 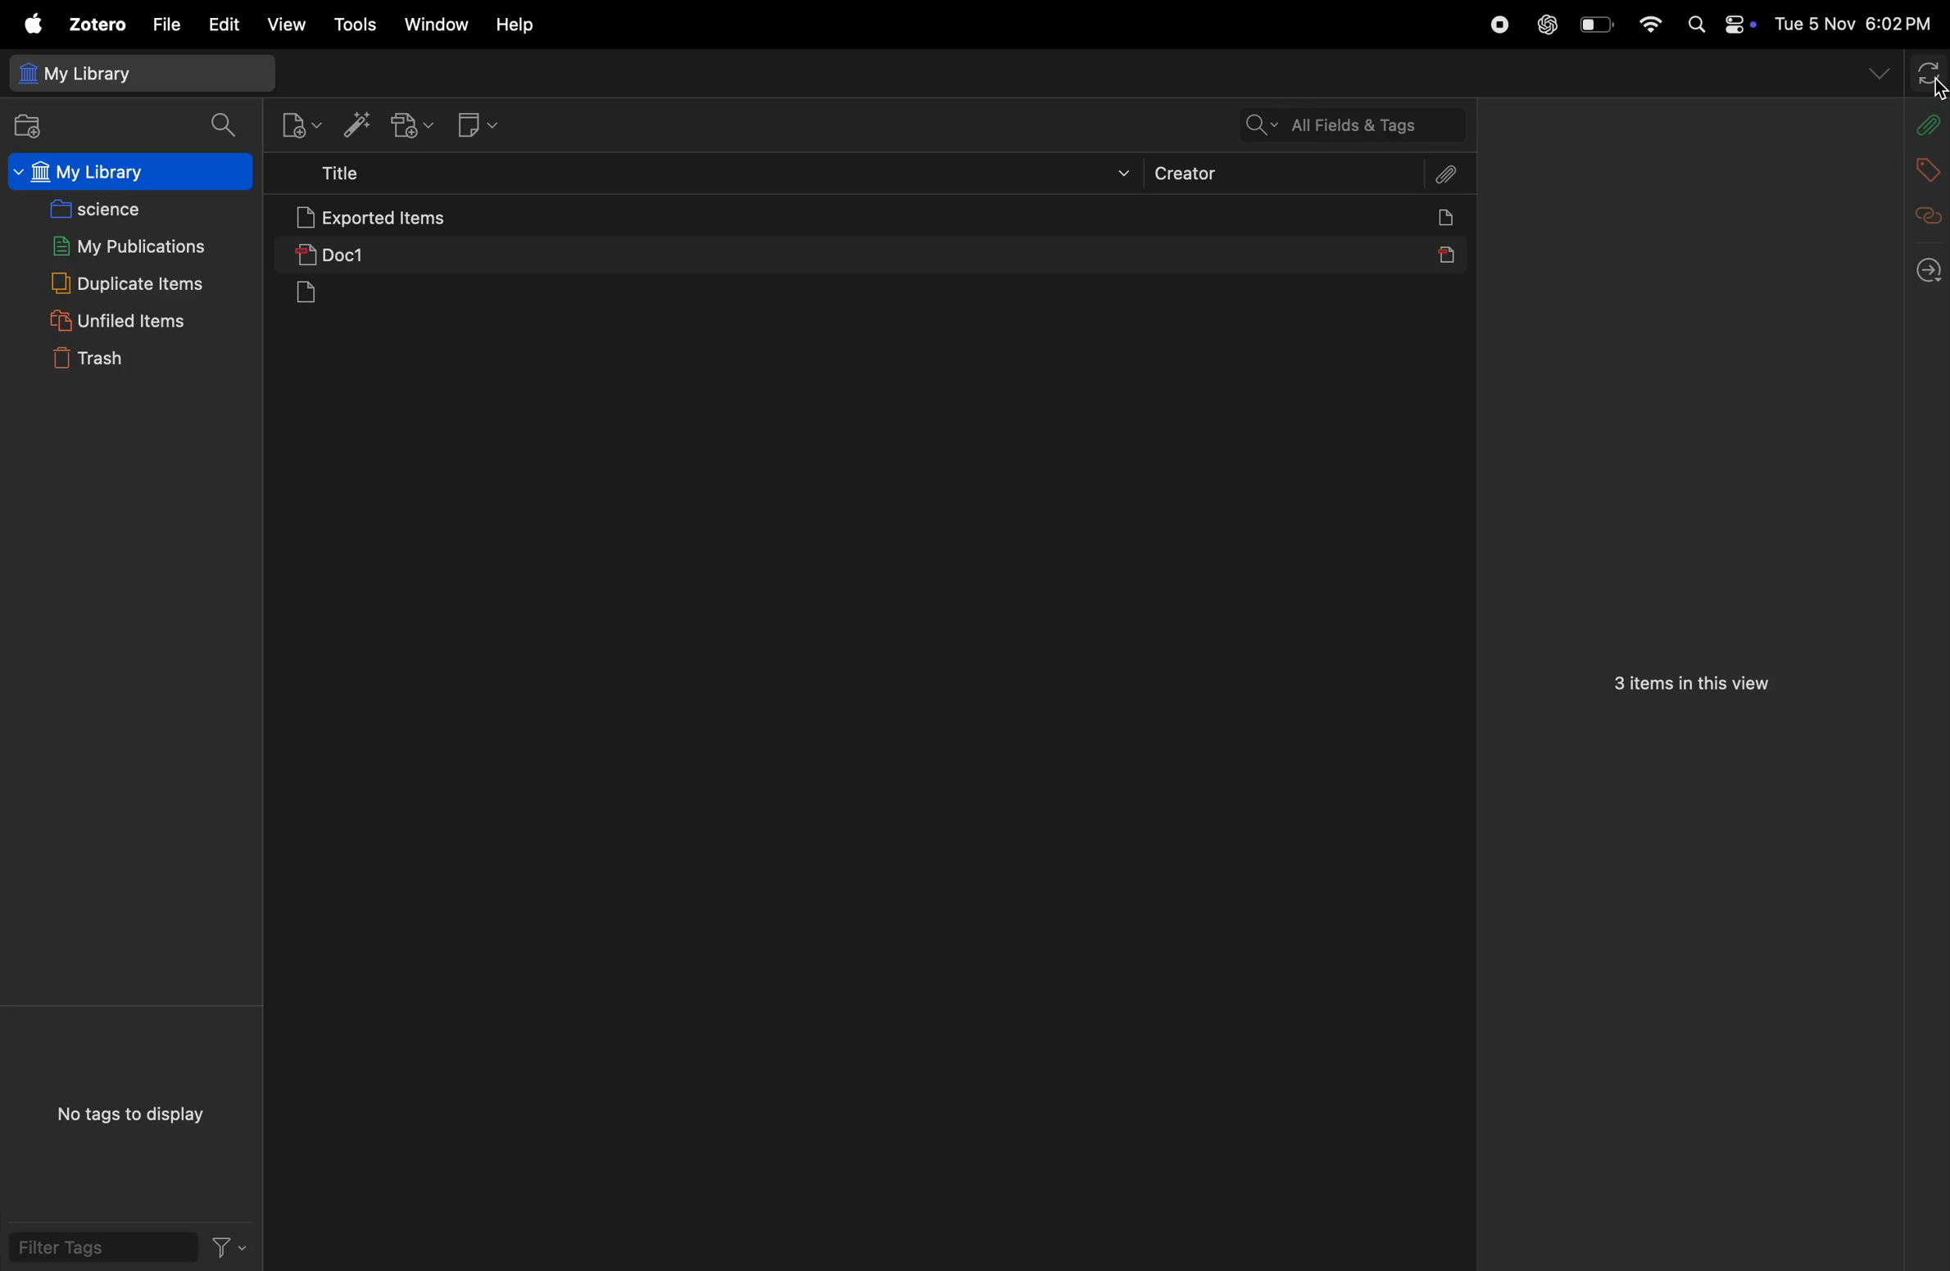 I want to click on window, so click(x=432, y=25).